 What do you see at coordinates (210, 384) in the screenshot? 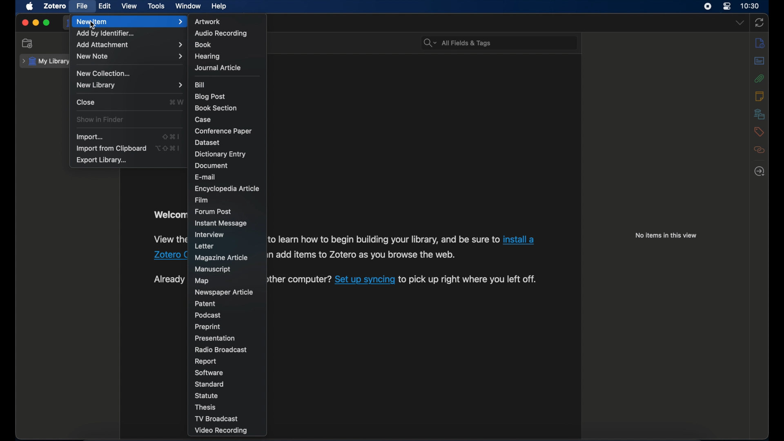
I see `standard` at bounding box center [210, 384].